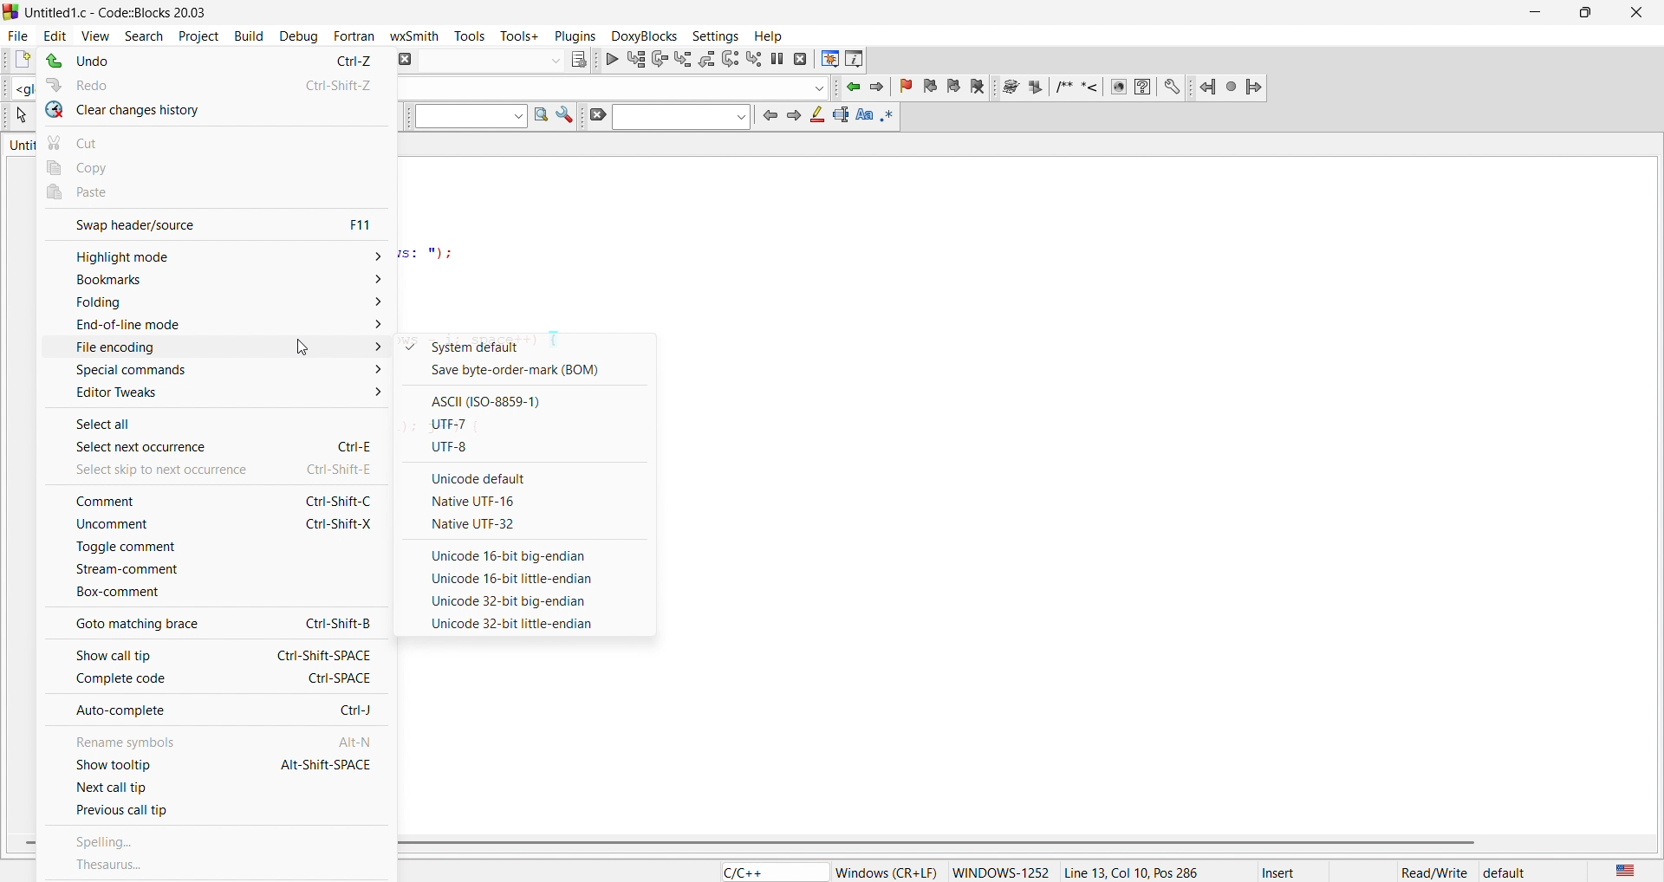 The height and width of the screenshot is (882, 1664). I want to click on doxyblocks, so click(642, 37).